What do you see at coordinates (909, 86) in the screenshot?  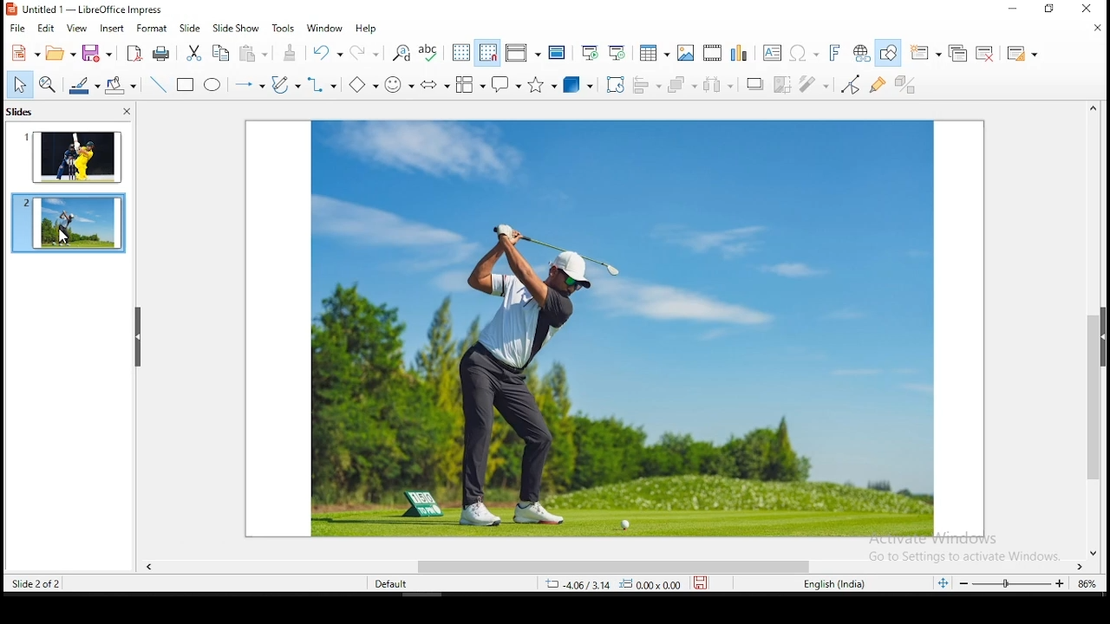 I see `toggle extrusion` at bounding box center [909, 86].